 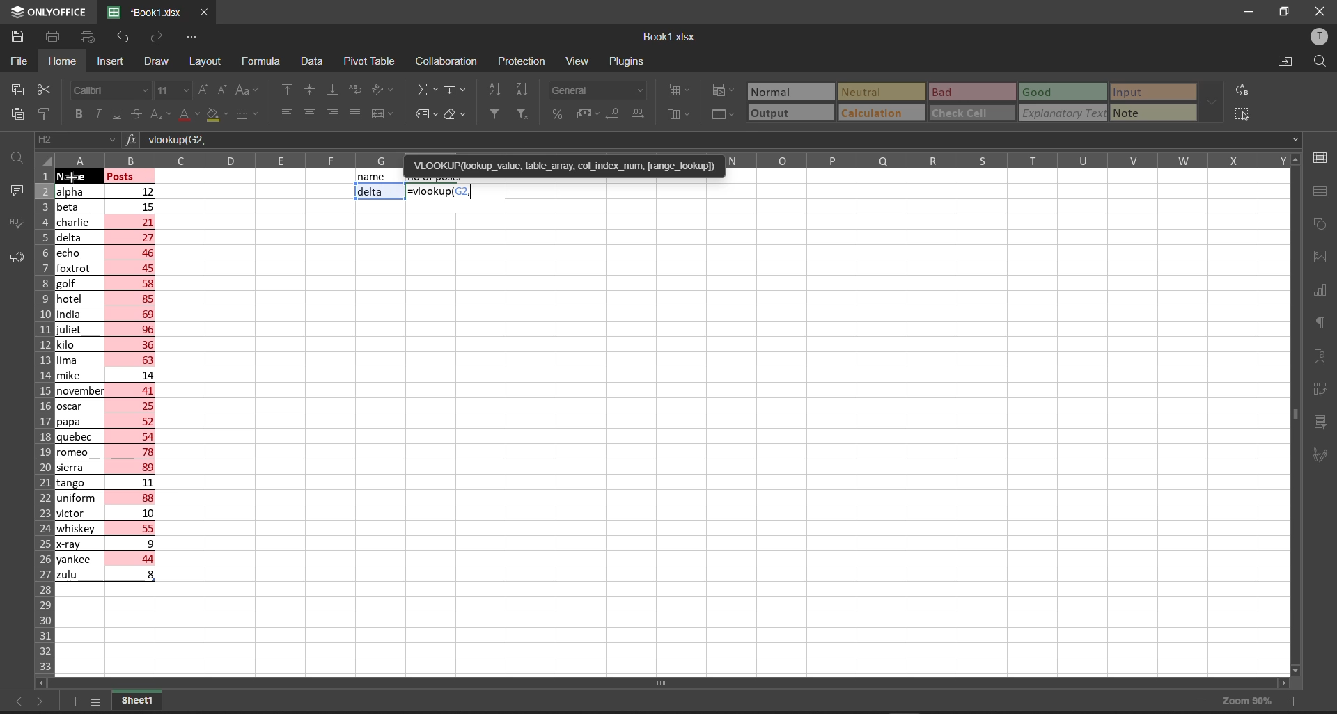 What do you see at coordinates (78, 114) in the screenshot?
I see `bold` at bounding box center [78, 114].